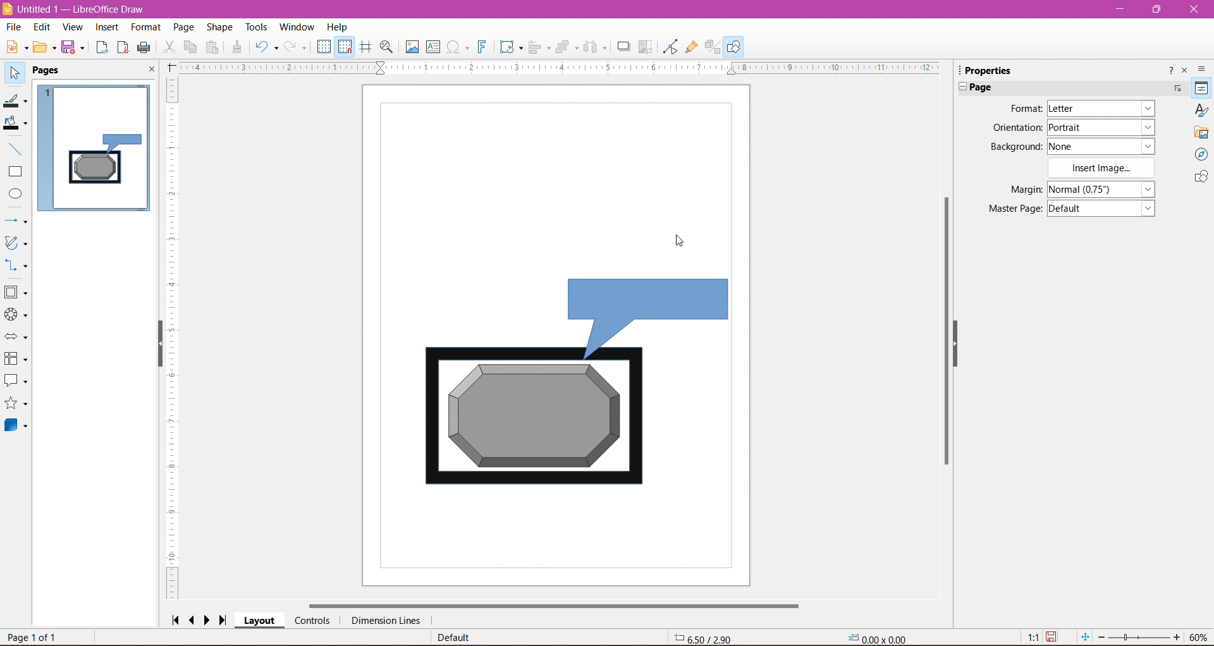 The height and width of the screenshot is (646, 1214). I want to click on Master Page, so click(1011, 209).